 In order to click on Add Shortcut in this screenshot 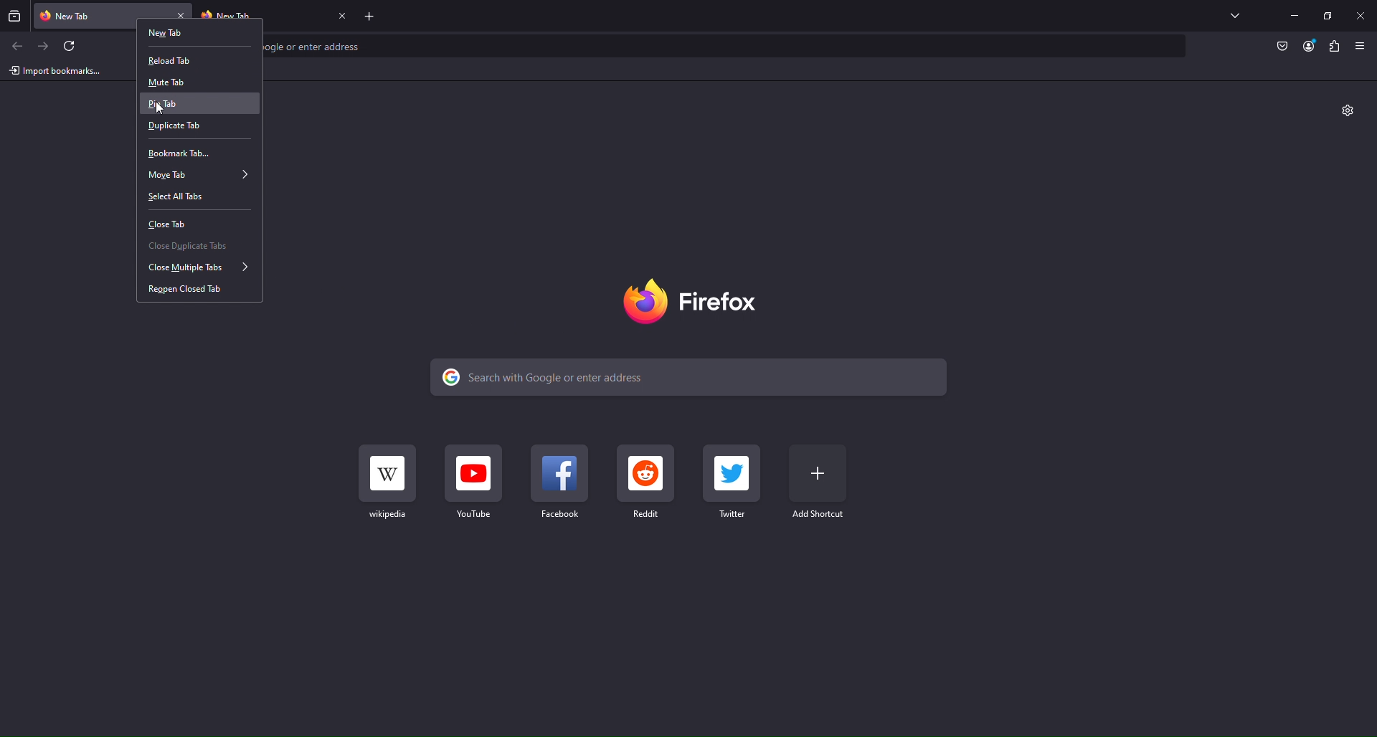, I will do `click(818, 482)`.